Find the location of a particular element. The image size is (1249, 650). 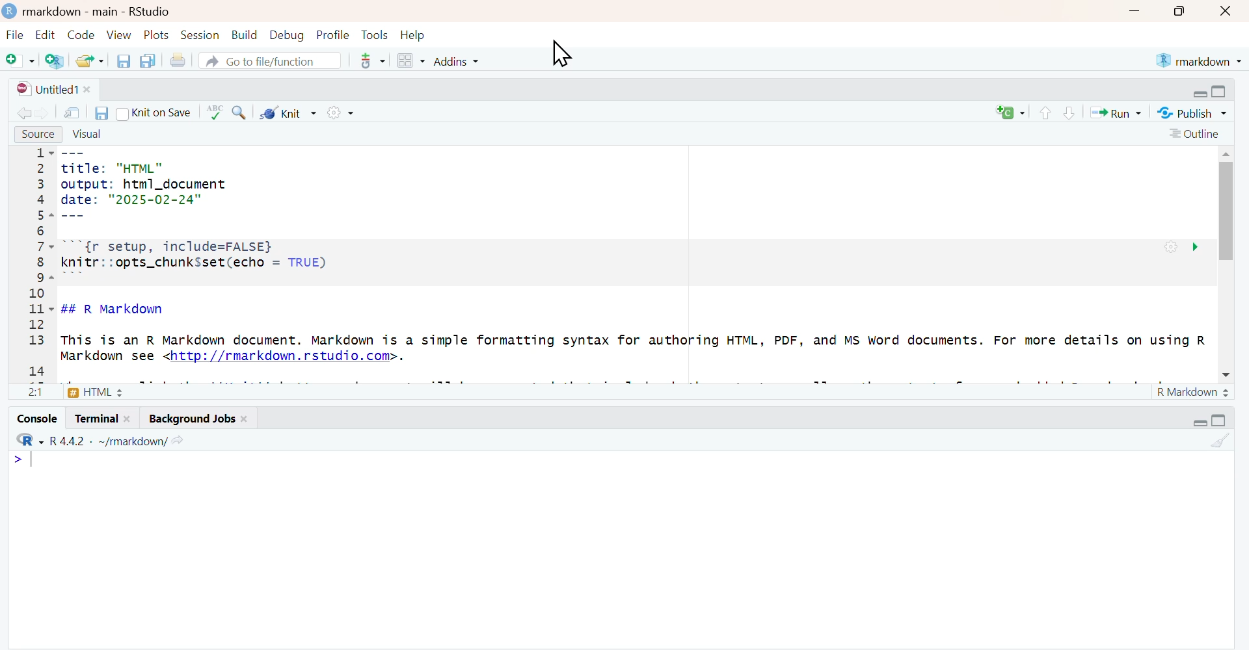

## R Markdown This is an R Markdown document. Markdown is a simple formatting syntax for authoring HTML, PDF, and MS Word documents. For more details on using R Markdown see <http://rmarkdown.rstudio.com>. is located at coordinates (635, 336).